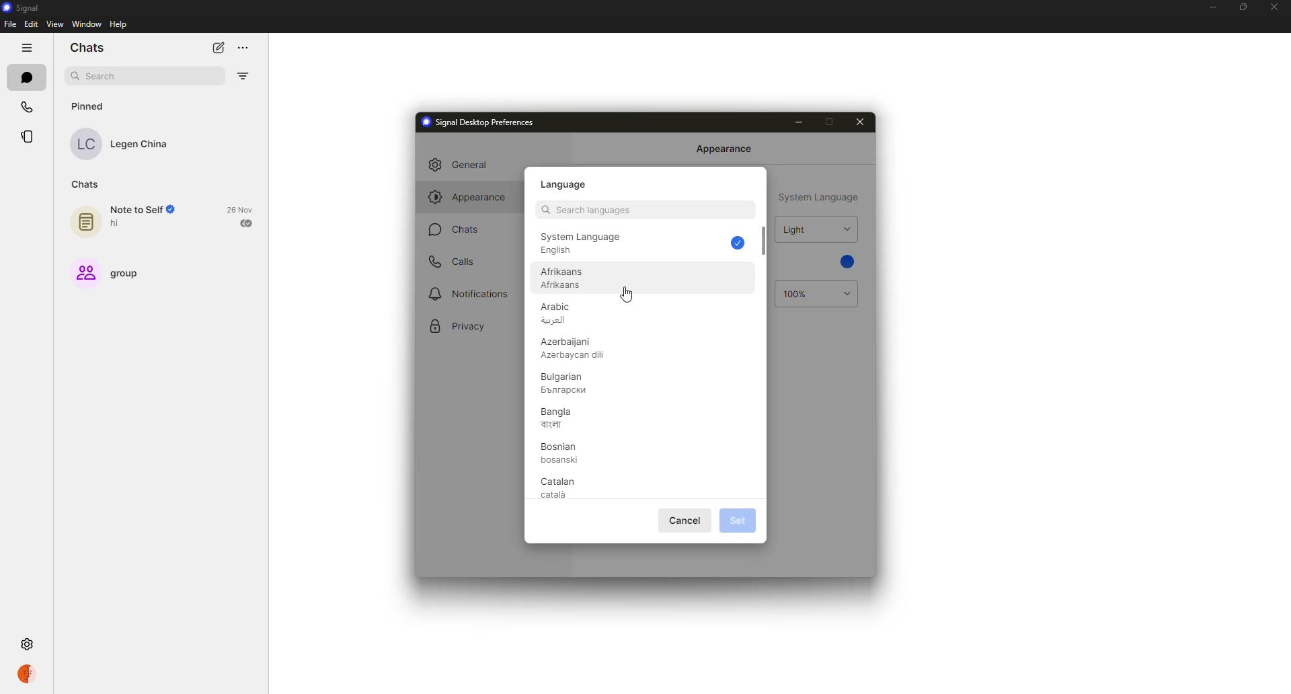 The width and height of the screenshot is (1291, 694). What do you see at coordinates (243, 48) in the screenshot?
I see `more` at bounding box center [243, 48].